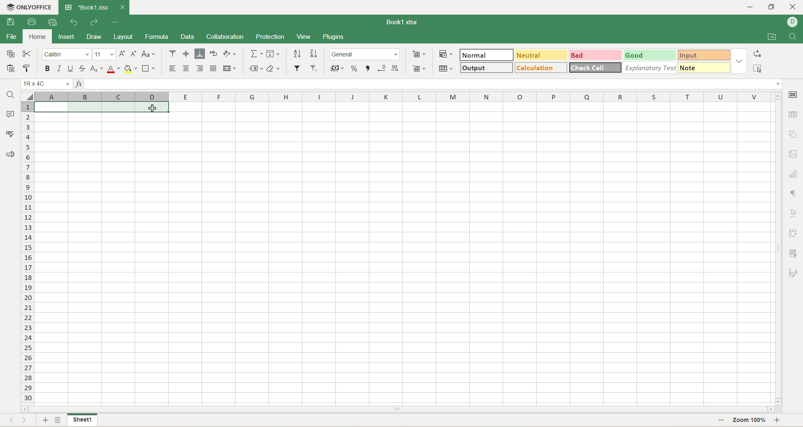  I want to click on copy, so click(10, 54).